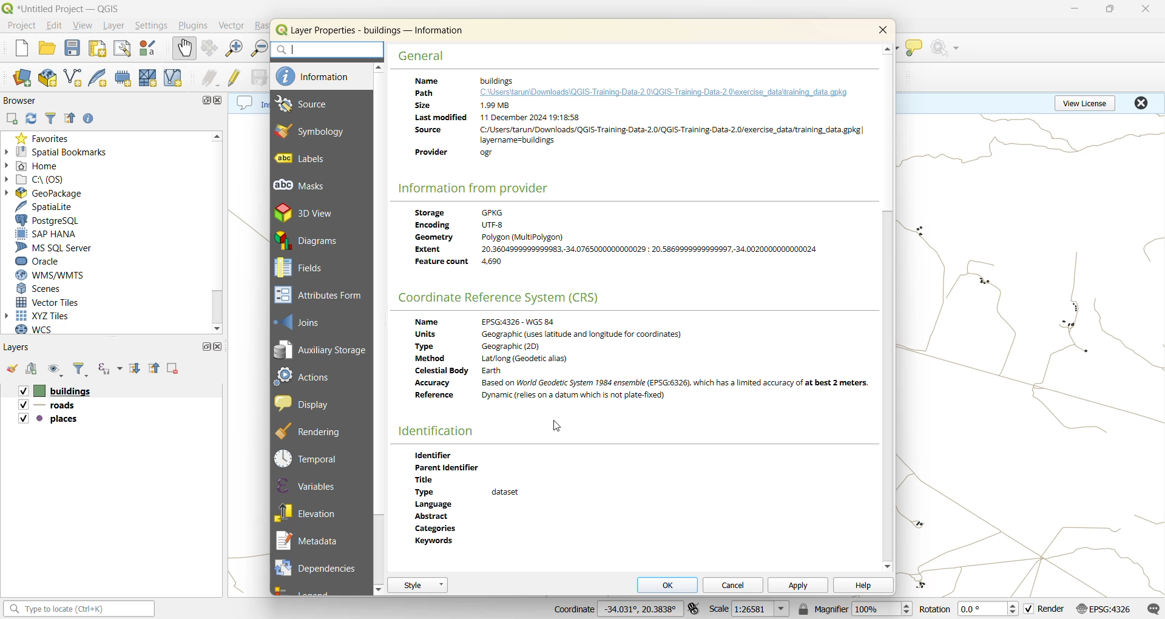 The image size is (1165, 619). I want to click on open, so click(50, 48).